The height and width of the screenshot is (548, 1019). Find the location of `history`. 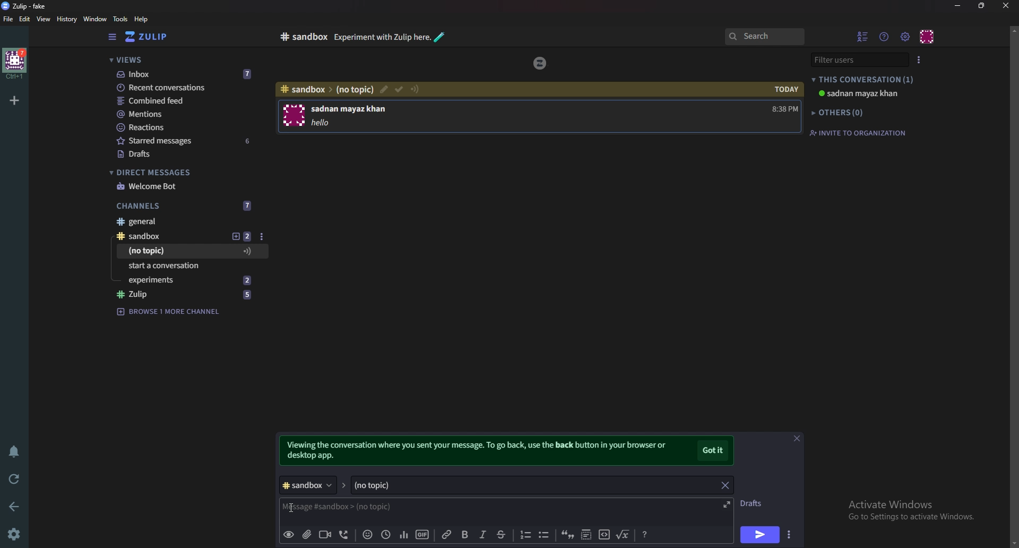

history is located at coordinates (66, 19).